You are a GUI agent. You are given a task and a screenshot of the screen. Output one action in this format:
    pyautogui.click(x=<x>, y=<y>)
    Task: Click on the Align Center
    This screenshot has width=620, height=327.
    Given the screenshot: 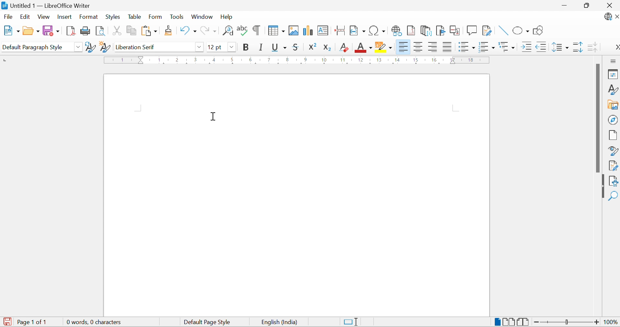 What is the action you would take?
    pyautogui.click(x=419, y=48)
    